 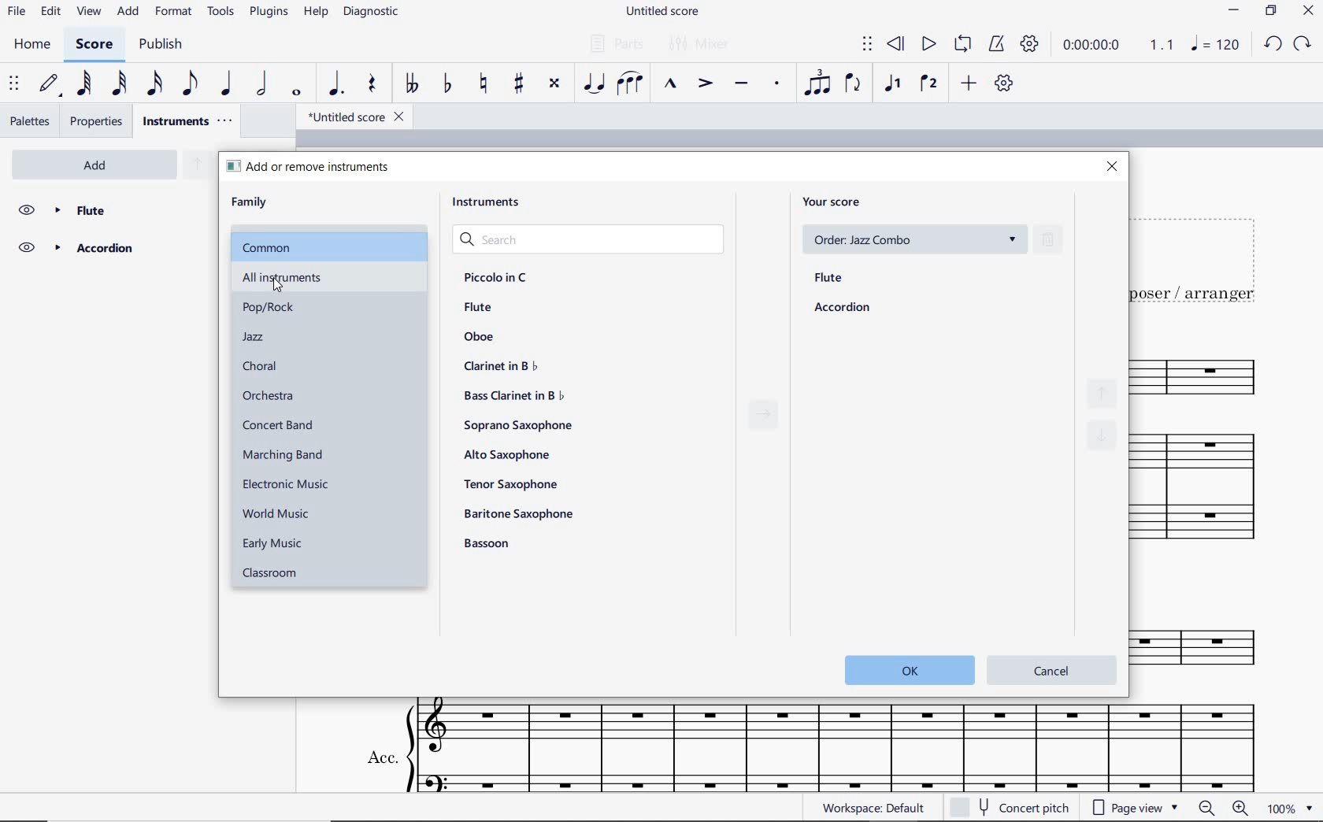 What do you see at coordinates (1216, 46) in the screenshot?
I see `NOTE` at bounding box center [1216, 46].